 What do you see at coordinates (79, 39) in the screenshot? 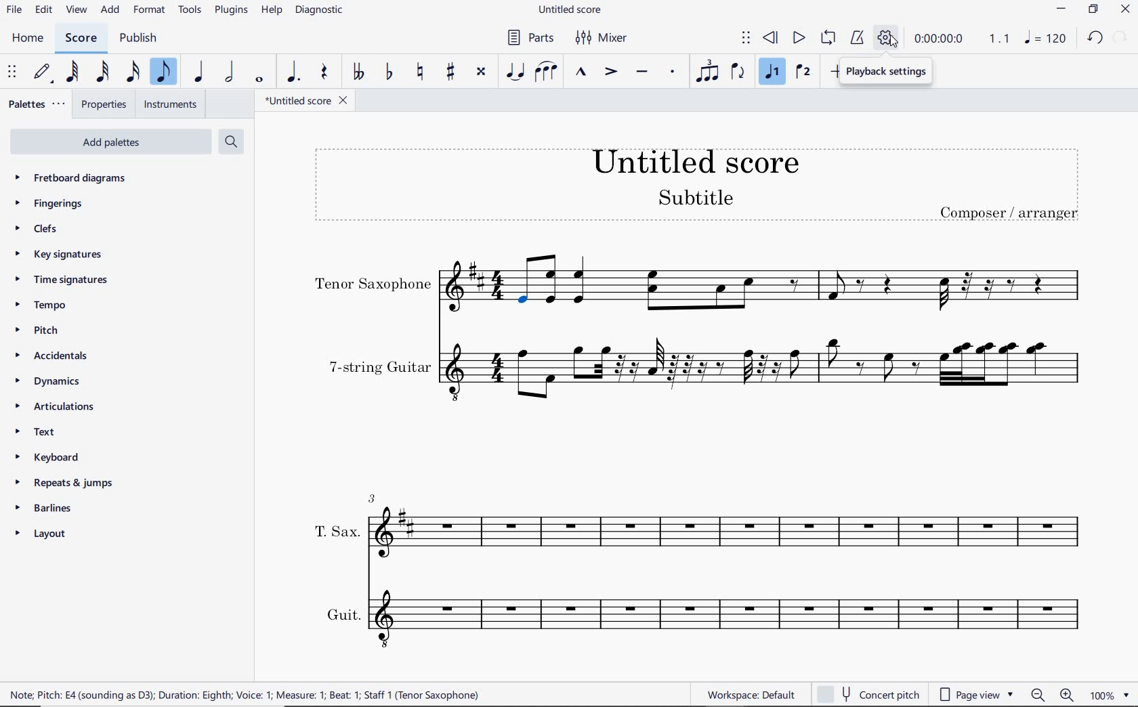
I see `SCORE` at bounding box center [79, 39].